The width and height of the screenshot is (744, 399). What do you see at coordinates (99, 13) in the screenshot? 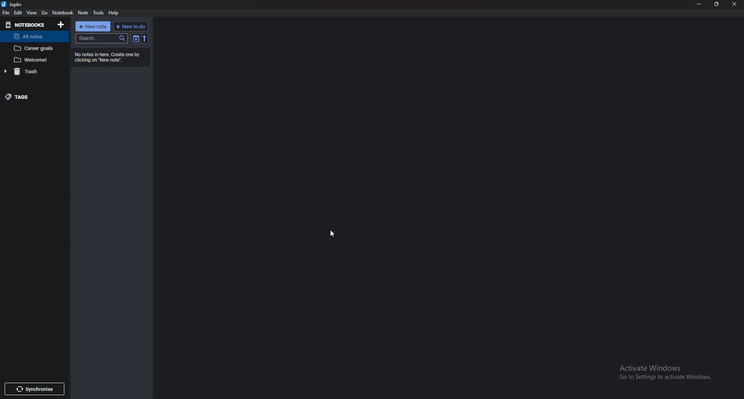
I see `tools` at bounding box center [99, 13].